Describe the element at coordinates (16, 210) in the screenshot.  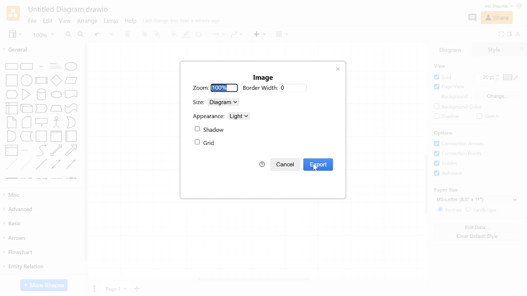
I see `Advanced` at that location.